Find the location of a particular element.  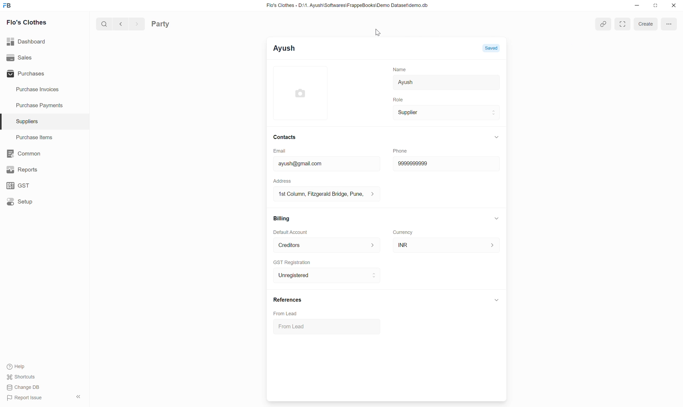

Ayush is located at coordinates (284, 48).